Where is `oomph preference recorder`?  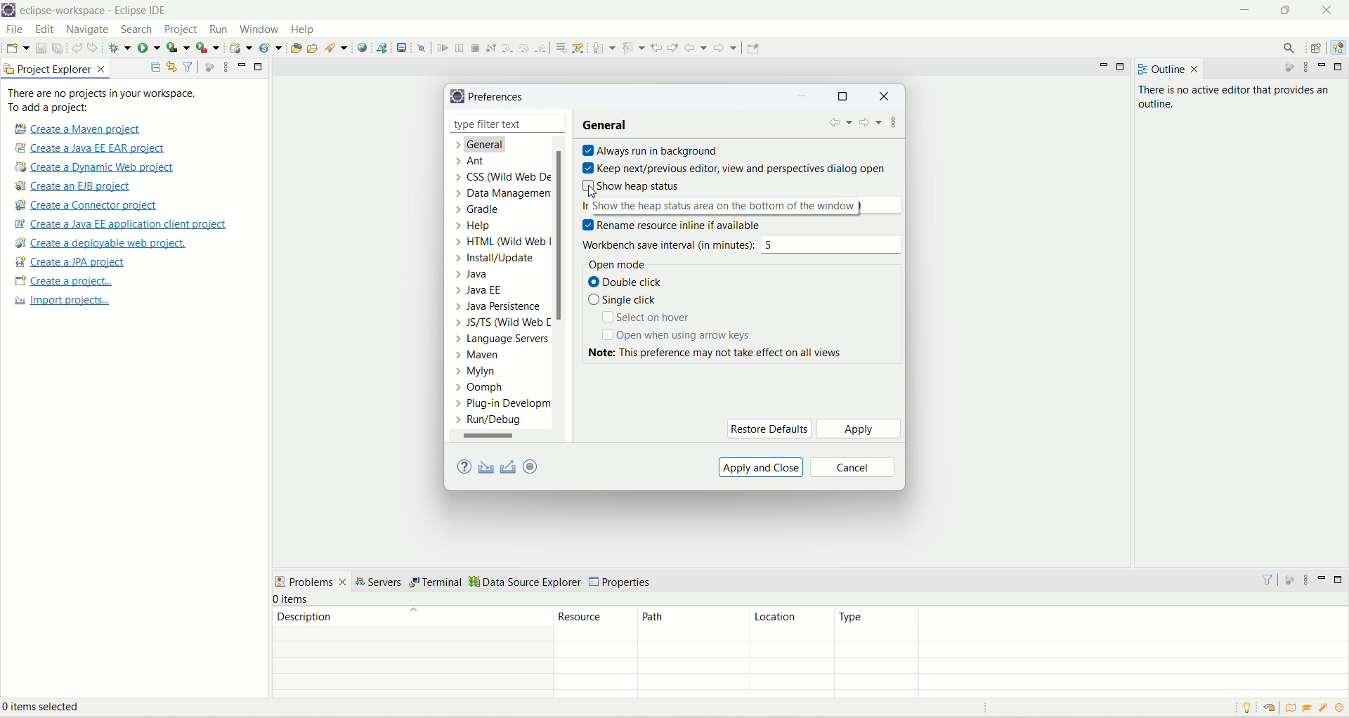 oomph preference recorder is located at coordinates (530, 466).